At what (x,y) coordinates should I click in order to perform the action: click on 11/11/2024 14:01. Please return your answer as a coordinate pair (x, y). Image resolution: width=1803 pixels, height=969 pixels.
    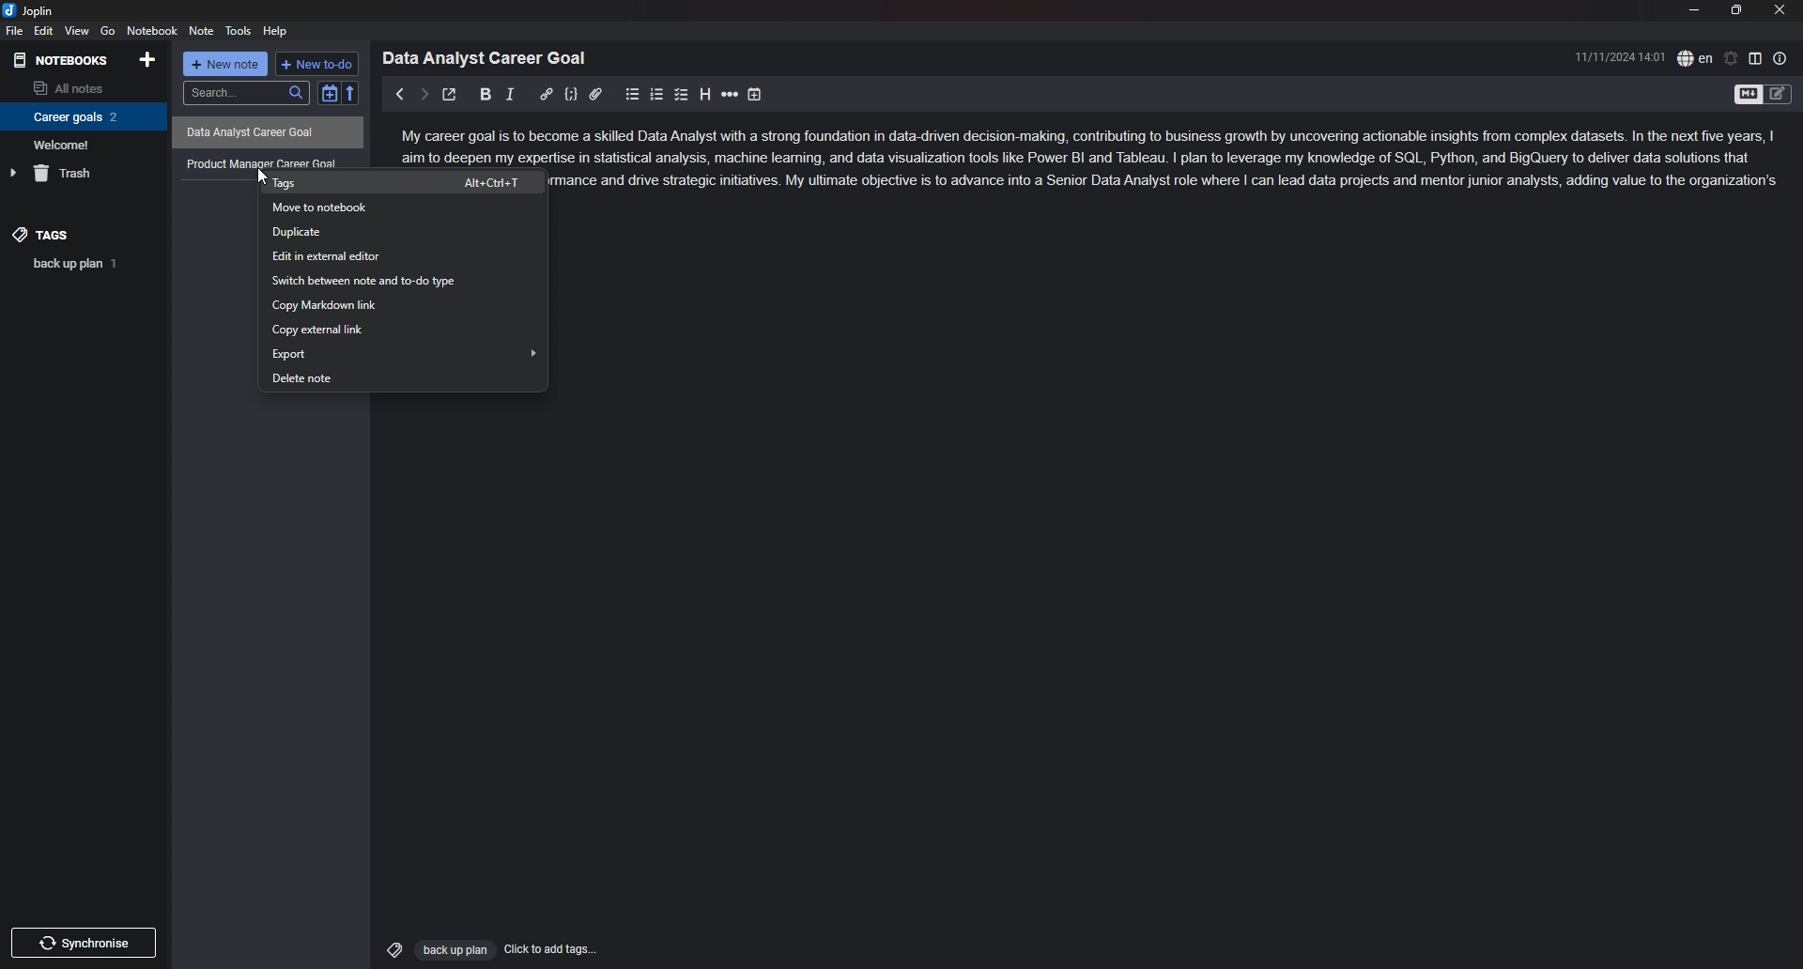
    Looking at the image, I should click on (1621, 56).